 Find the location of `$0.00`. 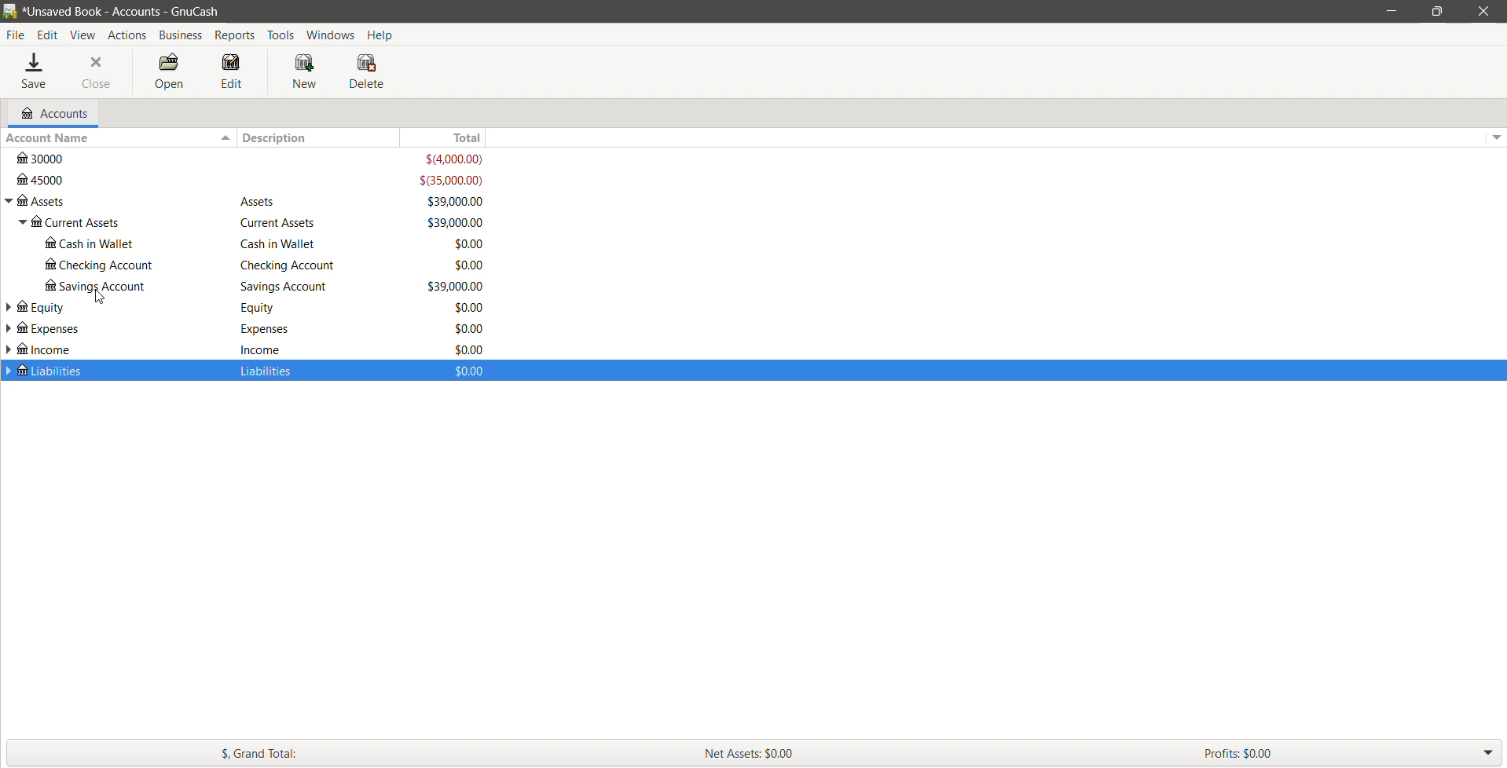

$0.00 is located at coordinates (471, 349).